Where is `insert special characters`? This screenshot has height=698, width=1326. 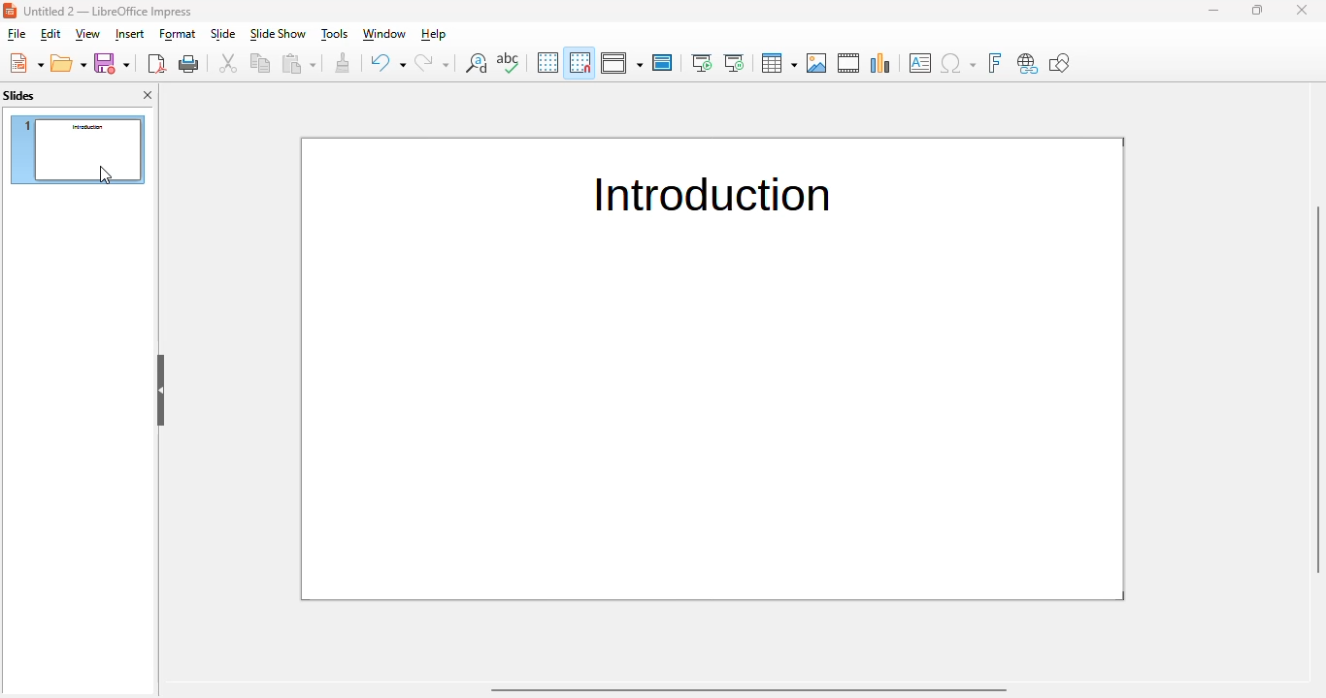 insert special characters is located at coordinates (958, 63).